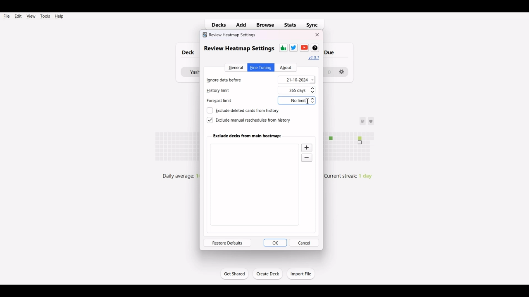  I want to click on Close, so click(317, 35).